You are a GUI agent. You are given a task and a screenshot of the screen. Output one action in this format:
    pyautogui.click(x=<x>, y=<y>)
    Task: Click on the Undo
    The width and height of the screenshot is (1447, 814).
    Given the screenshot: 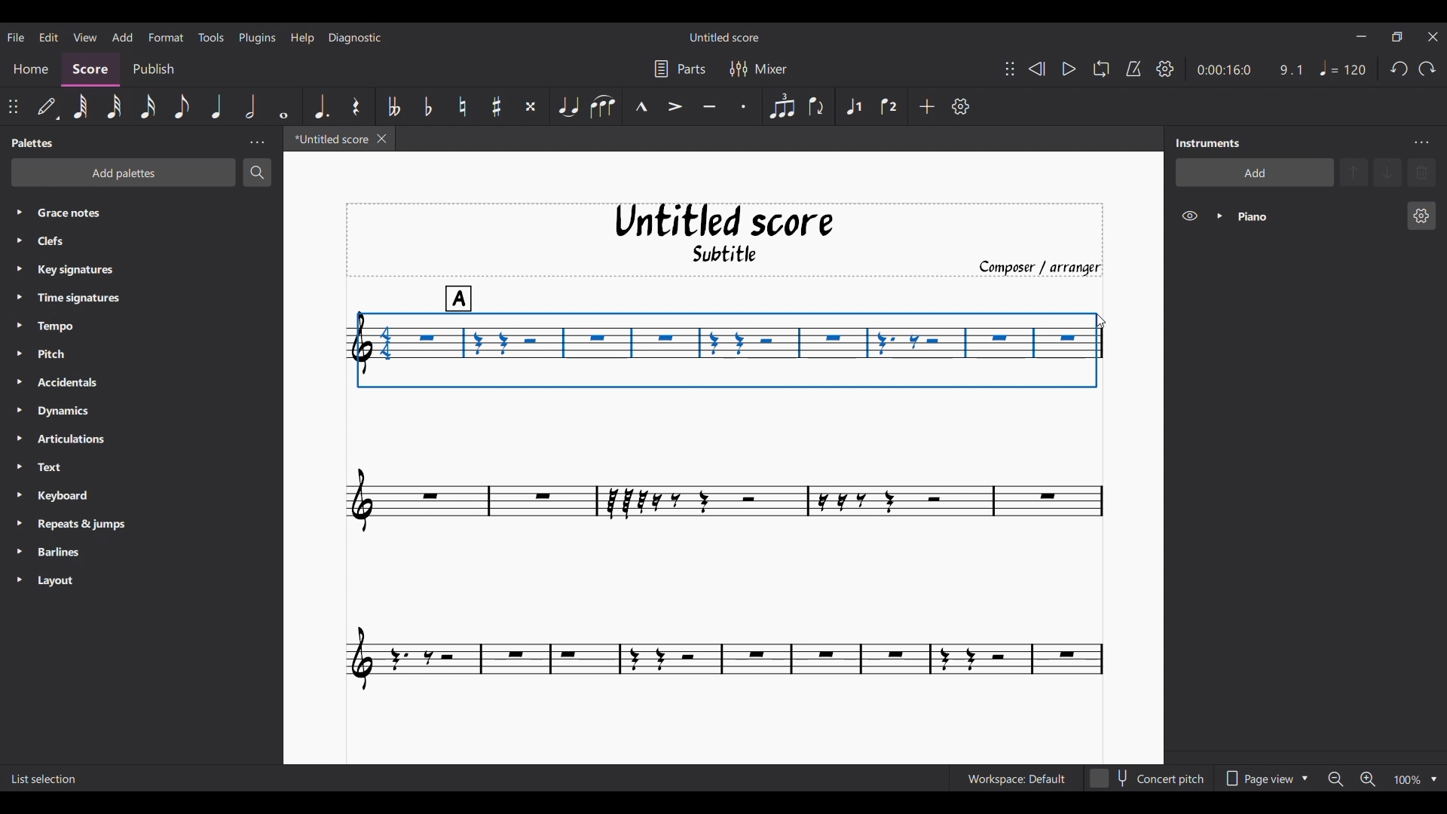 What is the action you would take?
    pyautogui.click(x=1399, y=69)
    